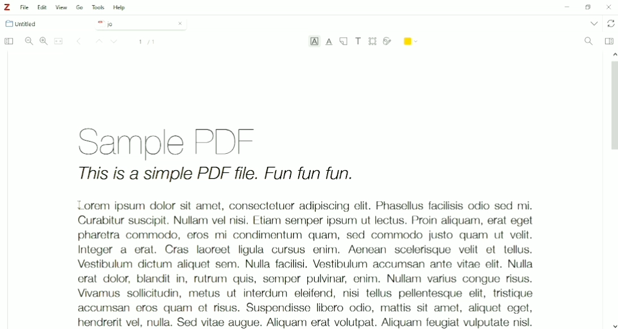 The width and height of the screenshot is (618, 329). I want to click on jo, so click(132, 24).